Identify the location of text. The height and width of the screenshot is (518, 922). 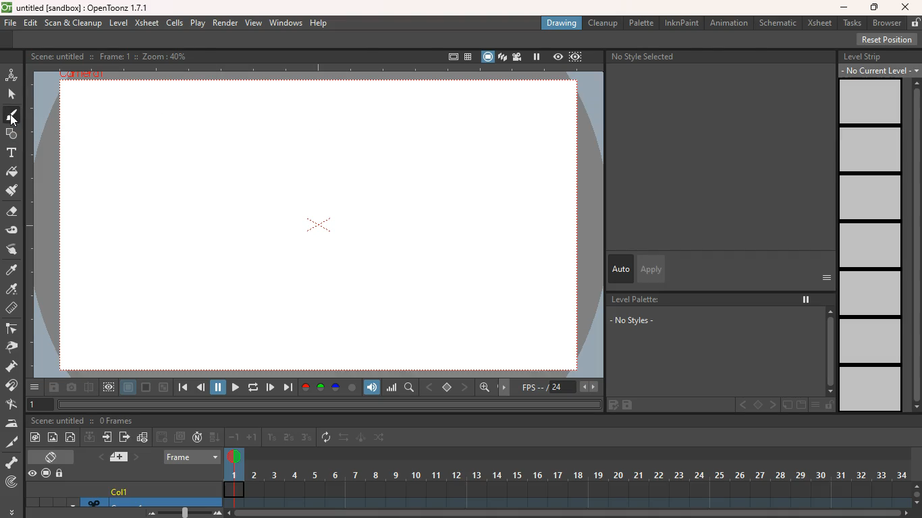
(11, 154).